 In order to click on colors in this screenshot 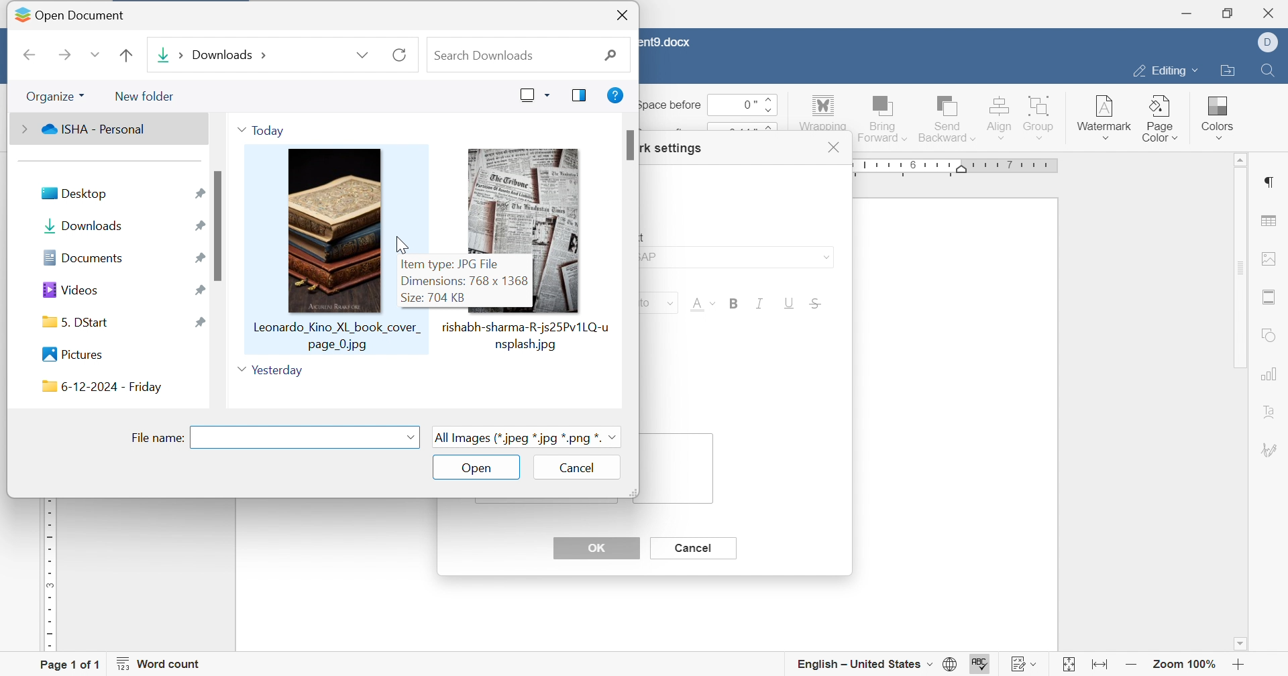, I will do `click(1215, 113)`.